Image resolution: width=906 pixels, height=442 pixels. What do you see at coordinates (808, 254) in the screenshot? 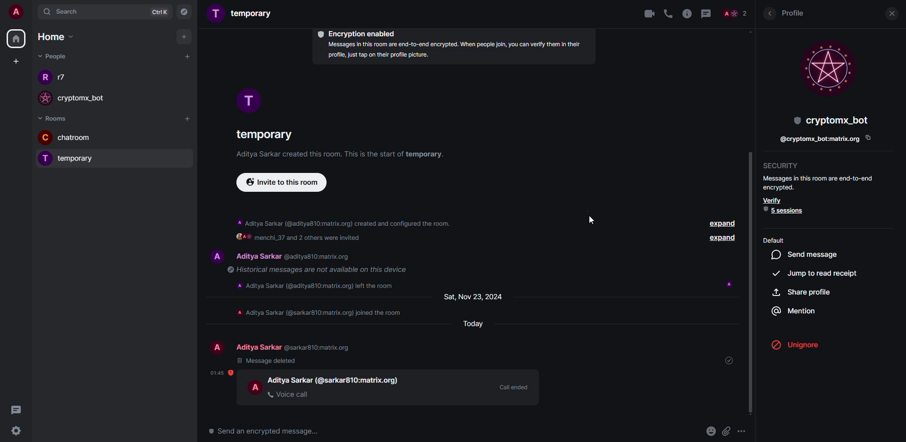
I see `sed message` at bounding box center [808, 254].